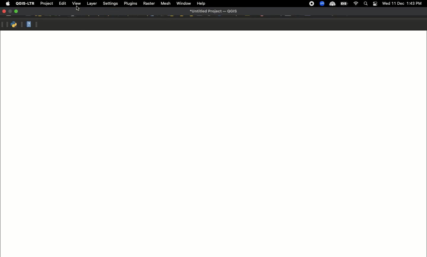  What do you see at coordinates (92, 4) in the screenshot?
I see `Layer` at bounding box center [92, 4].